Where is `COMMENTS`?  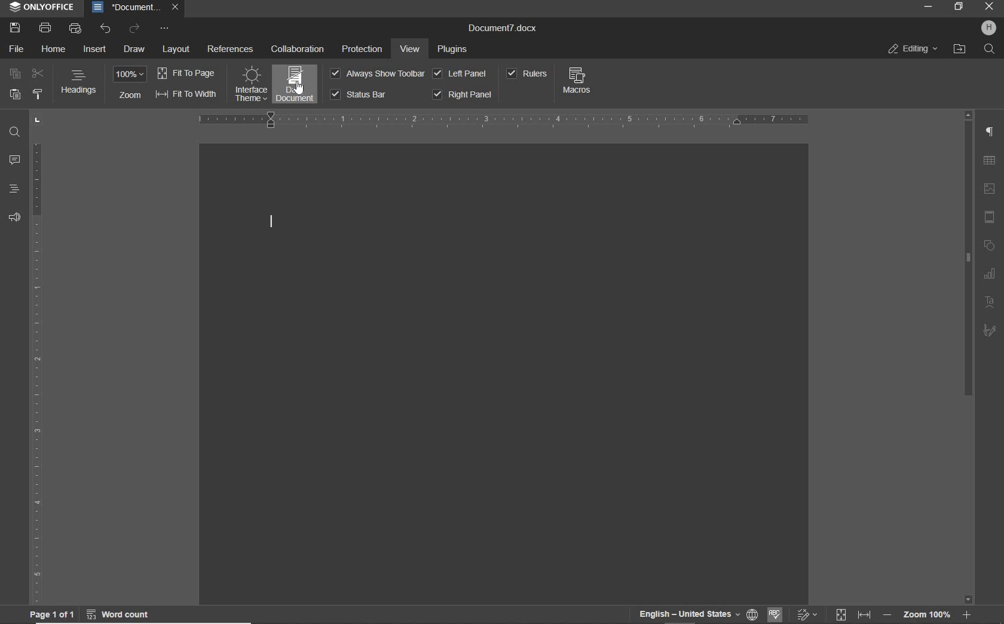
COMMENTS is located at coordinates (14, 159).